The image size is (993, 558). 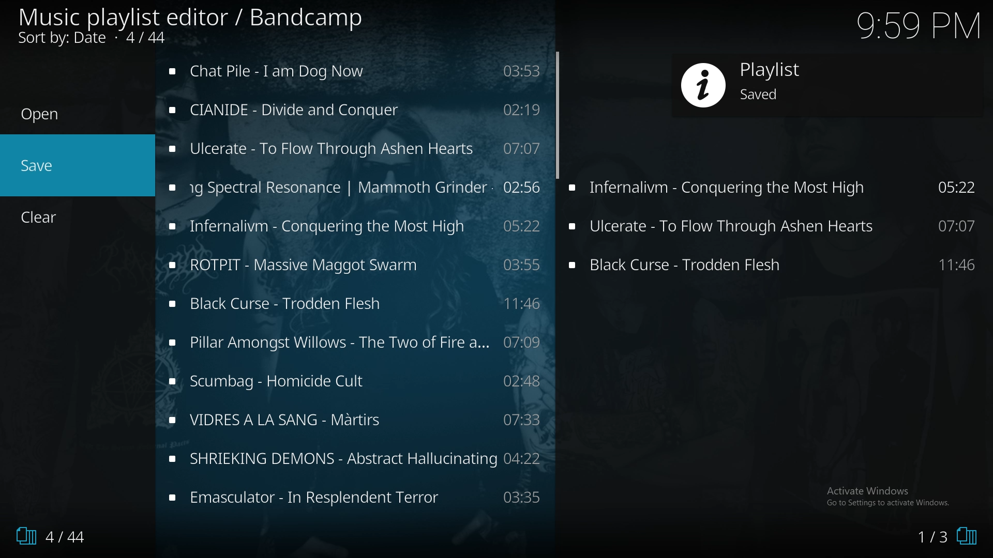 What do you see at coordinates (39, 166) in the screenshot?
I see `Save` at bounding box center [39, 166].